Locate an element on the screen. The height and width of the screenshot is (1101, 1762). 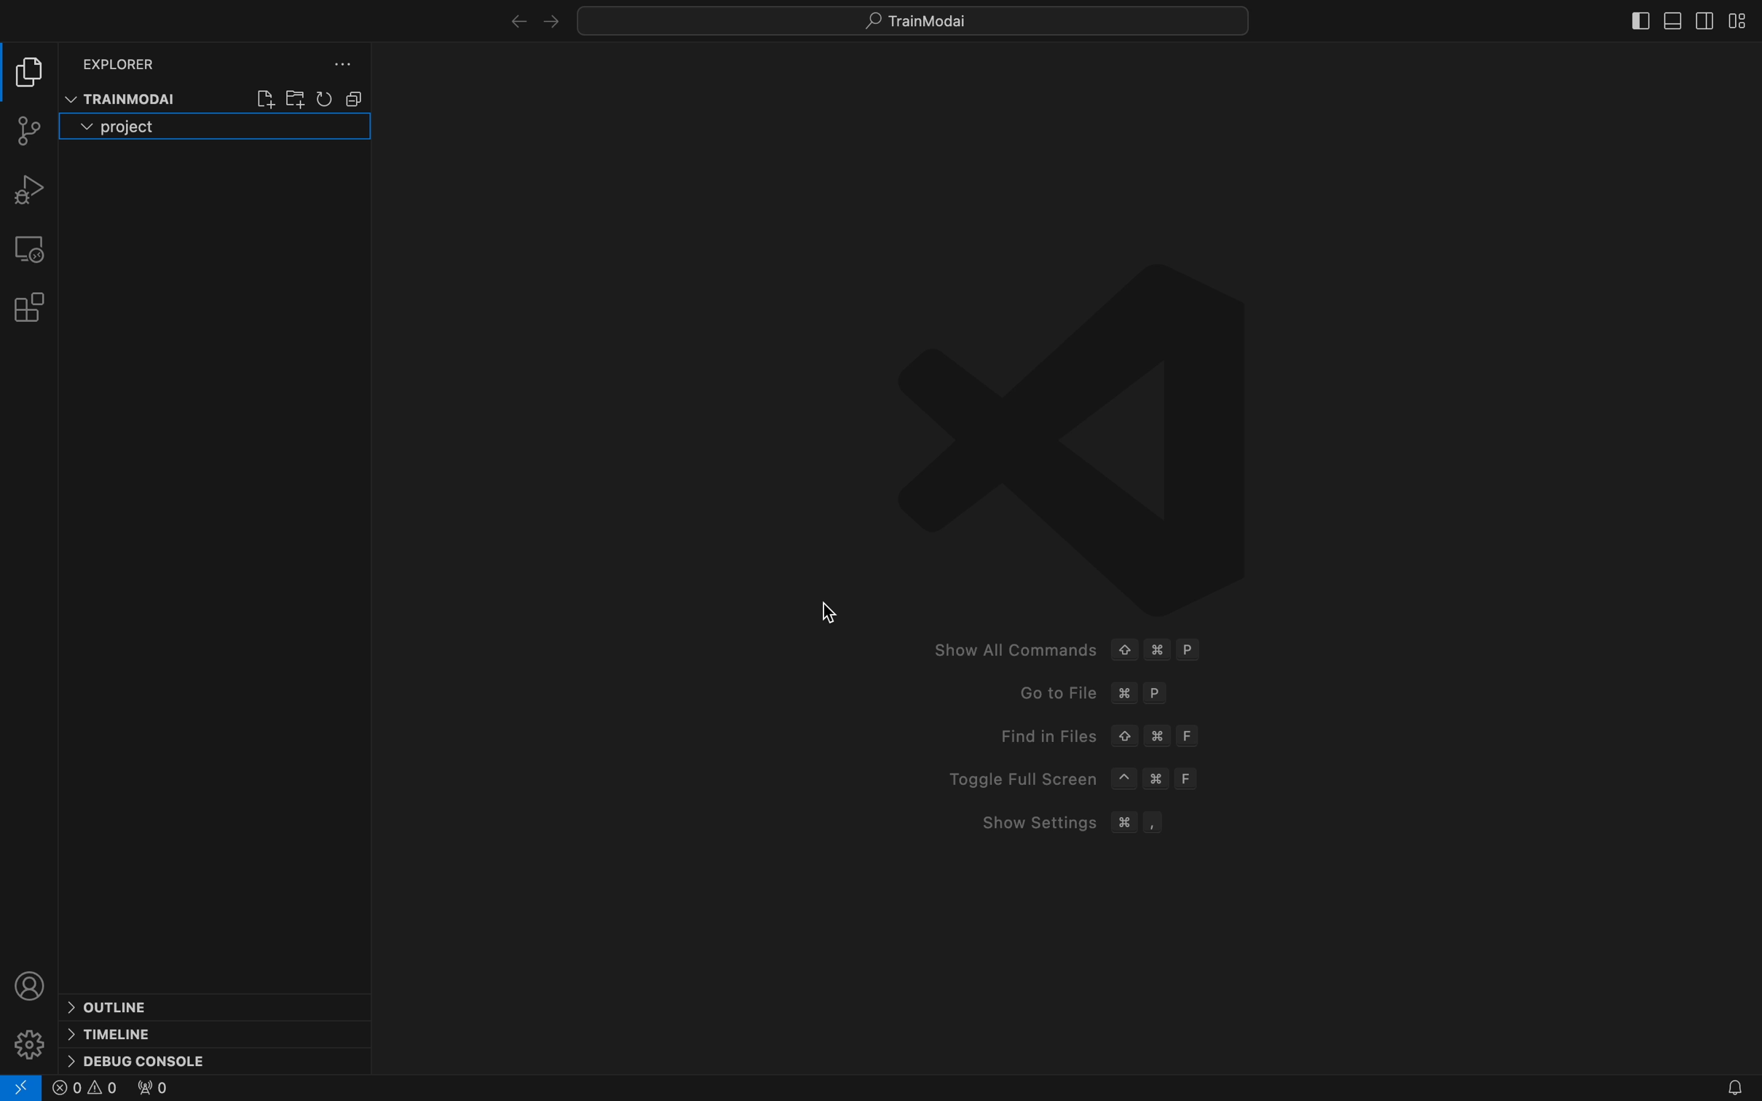
file menus is located at coordinates (305, 99).